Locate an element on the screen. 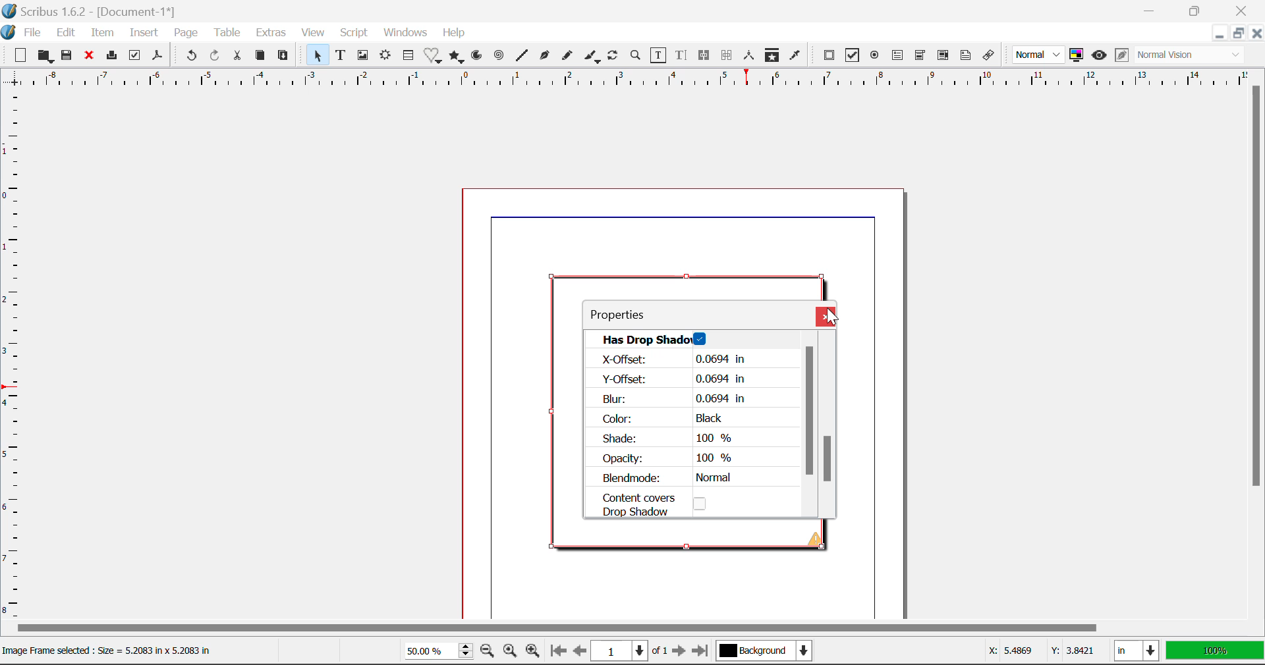 The image size is (1265, 665). Restore Down is located at coordinates (1154, 9).